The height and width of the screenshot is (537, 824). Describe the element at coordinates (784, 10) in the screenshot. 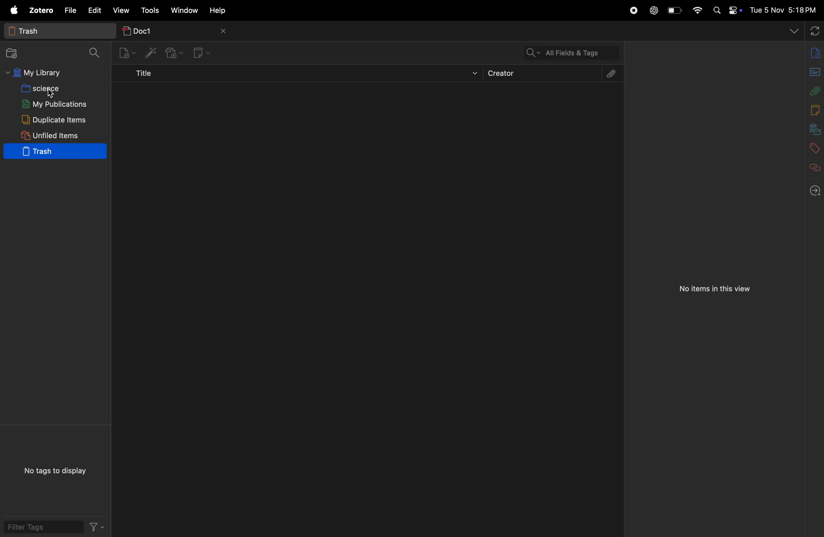

I see `Tue 5 Nov 5:18PM (time and date)` at that location.